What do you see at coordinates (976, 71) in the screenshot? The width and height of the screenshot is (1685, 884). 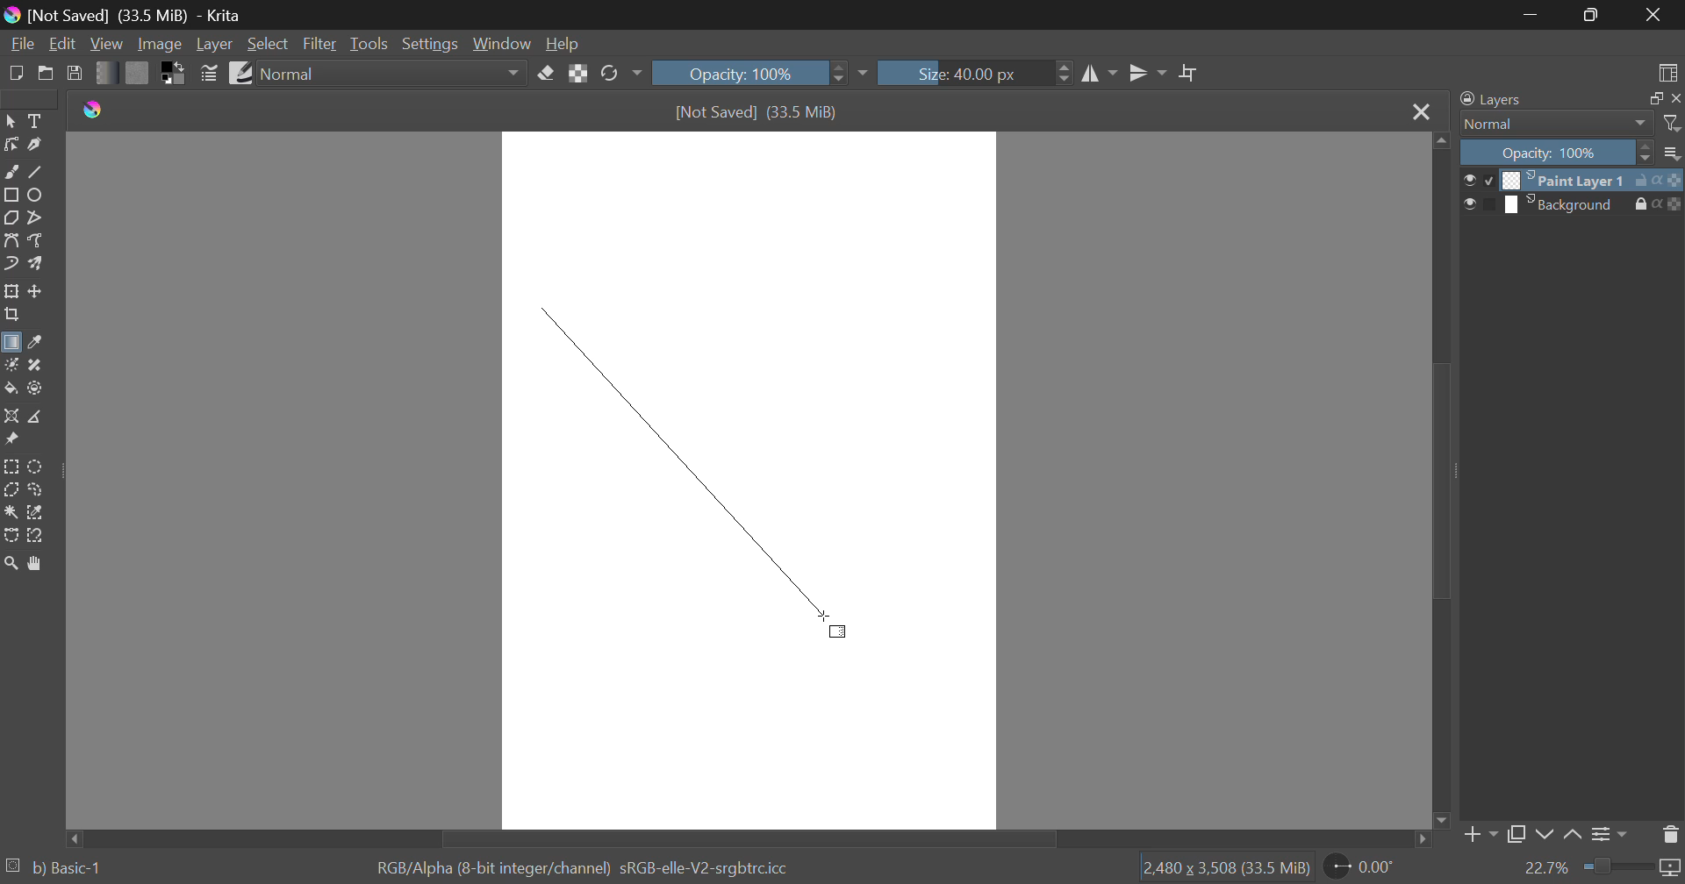 I see `Size: 40.00 px` at bounding box center [976, 71].